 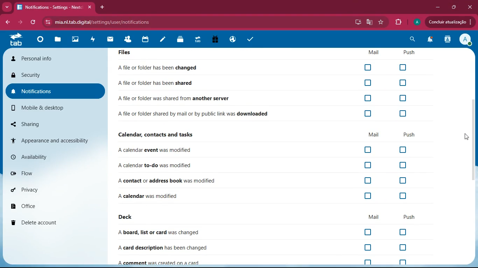 What do you see at coordinates (466, 40) in the screenshot?
I see `View Profile` at bounding box center [466, 40].